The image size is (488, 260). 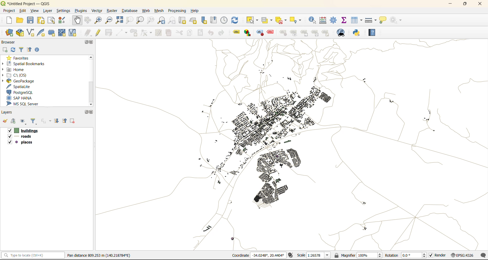 What do you see at coordinates (6, 20) in the screenshot?
I see `new` at bounding box center [6, 20].